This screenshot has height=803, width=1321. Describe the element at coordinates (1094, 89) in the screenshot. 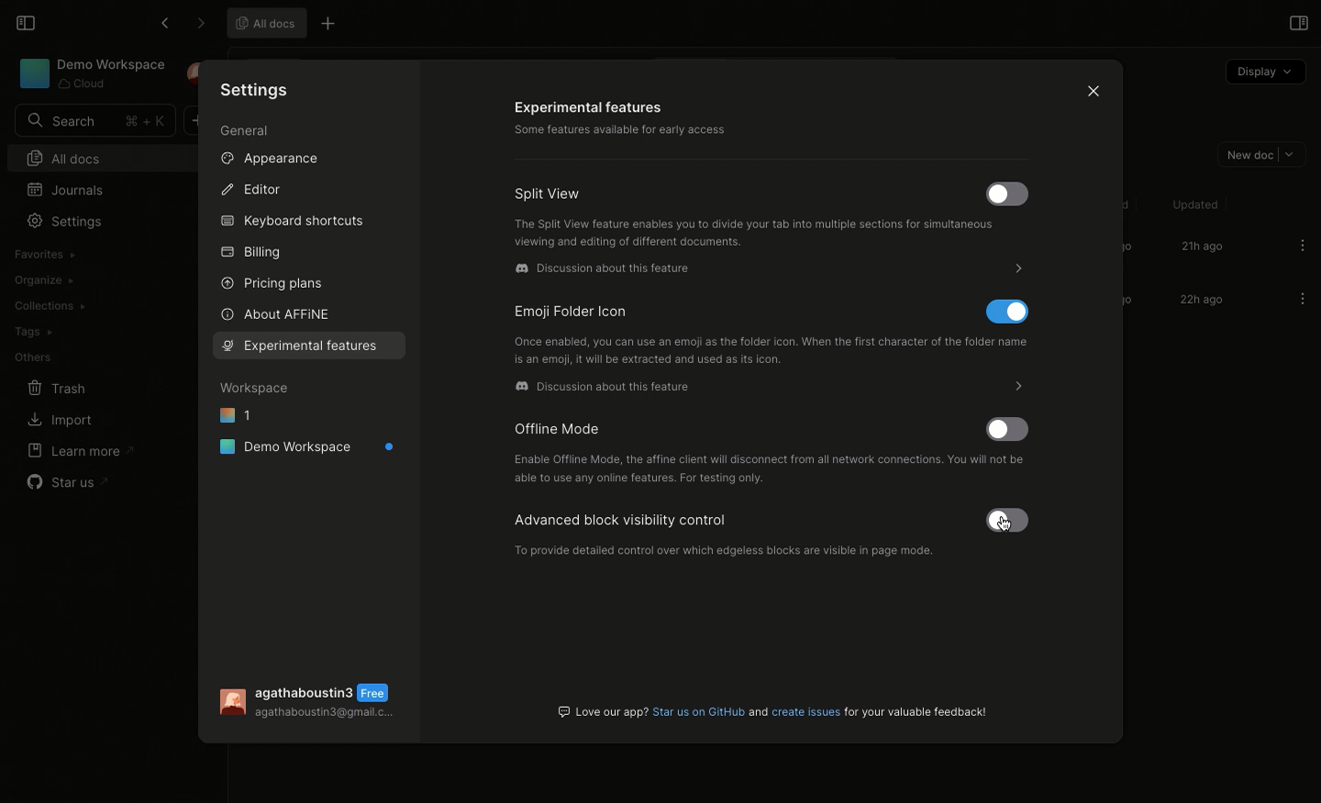

I see `Close` at that location.